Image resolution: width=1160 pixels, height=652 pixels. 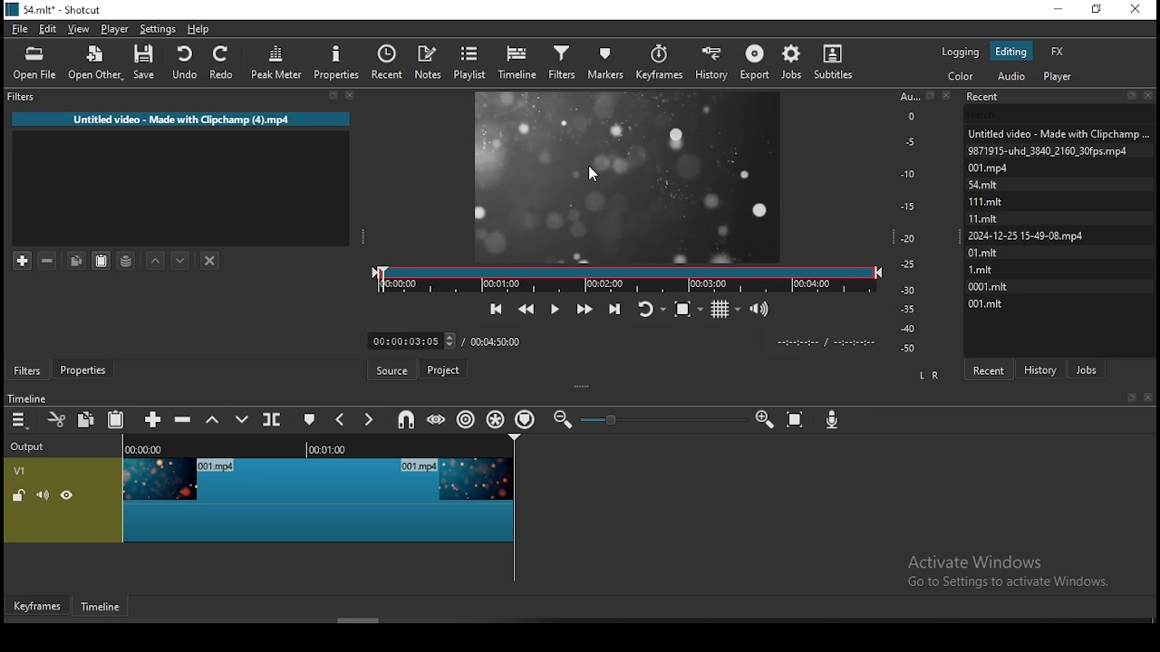 What do you see at coordinates (1048, 149) in the screenshot?
I see `files` at bounding box center [1048, 149].